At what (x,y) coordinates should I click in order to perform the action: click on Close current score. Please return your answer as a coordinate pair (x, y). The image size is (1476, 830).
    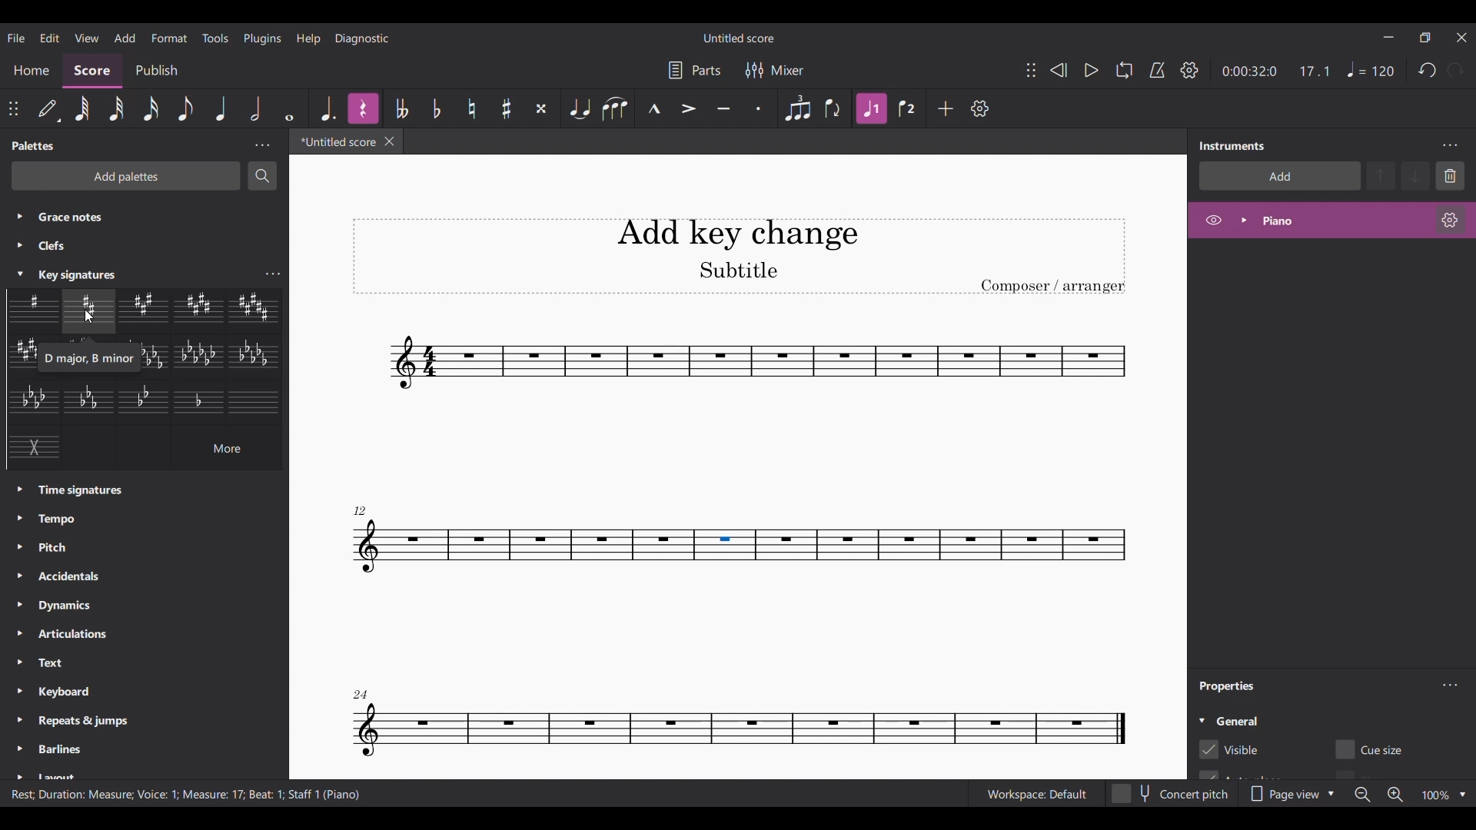
    Looking at the image, I should click on (389, 141).